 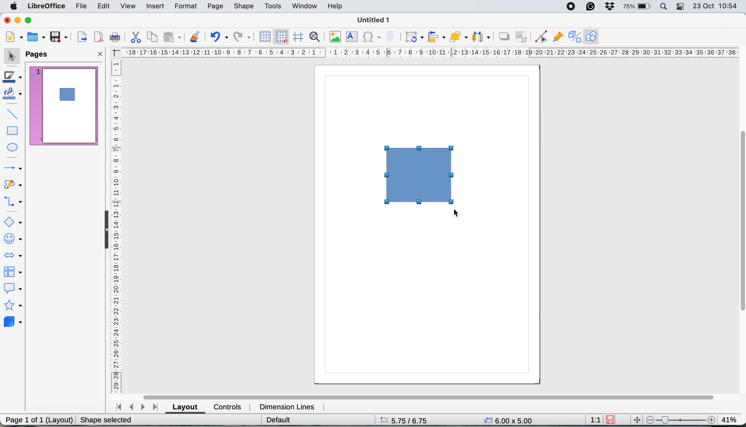 I want to click on undo, so click(x=218, y=37).